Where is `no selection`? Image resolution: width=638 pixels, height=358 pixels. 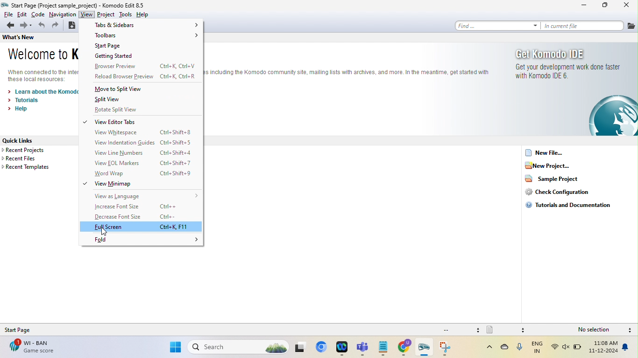
no selection is located at coordinates (596, 330).